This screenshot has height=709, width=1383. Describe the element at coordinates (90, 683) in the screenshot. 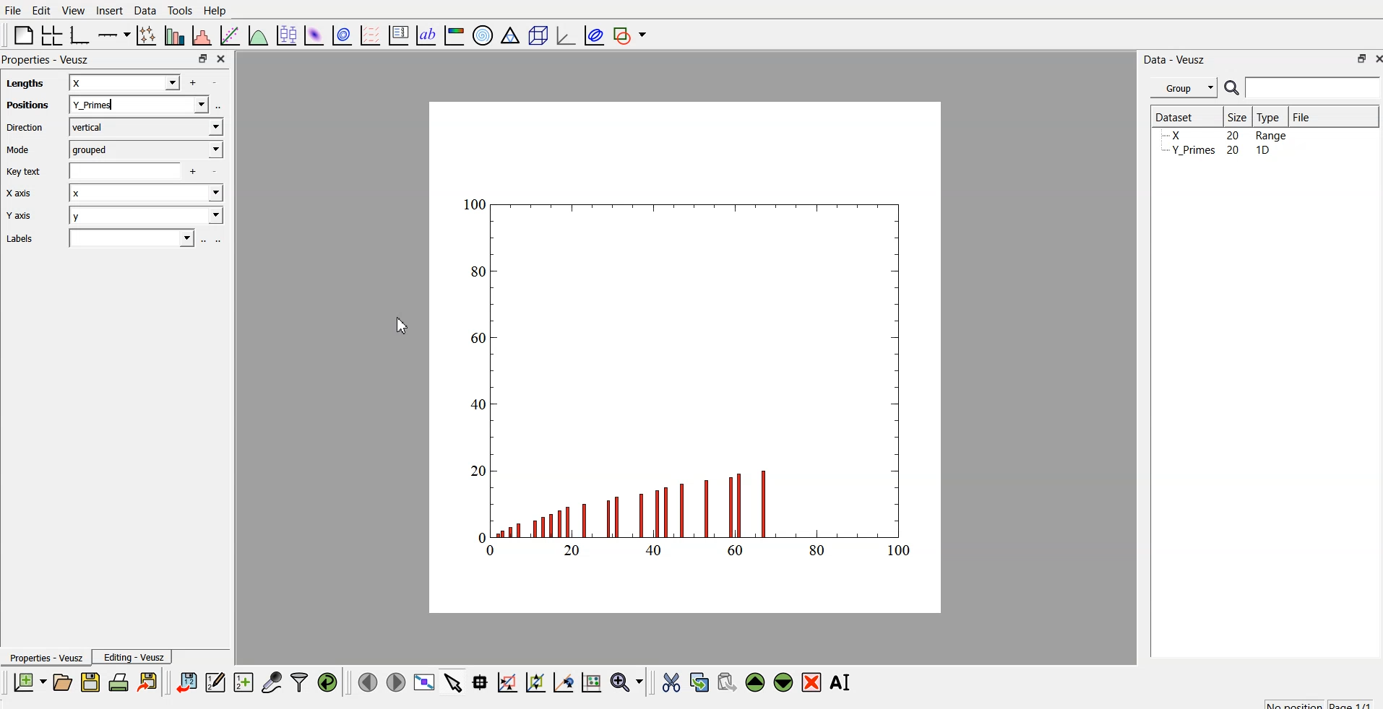

I see `save a document` at that location.